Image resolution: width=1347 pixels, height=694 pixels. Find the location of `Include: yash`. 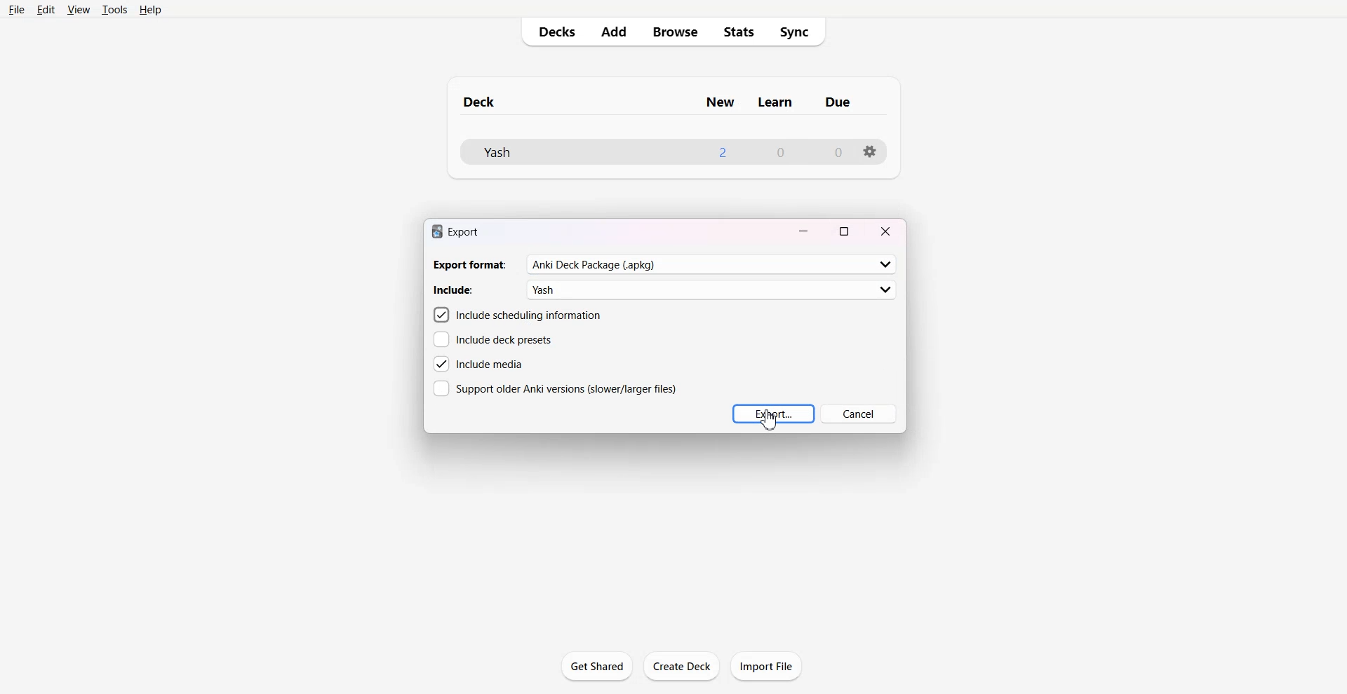

Include: yash is located at coordinates (666, 290).